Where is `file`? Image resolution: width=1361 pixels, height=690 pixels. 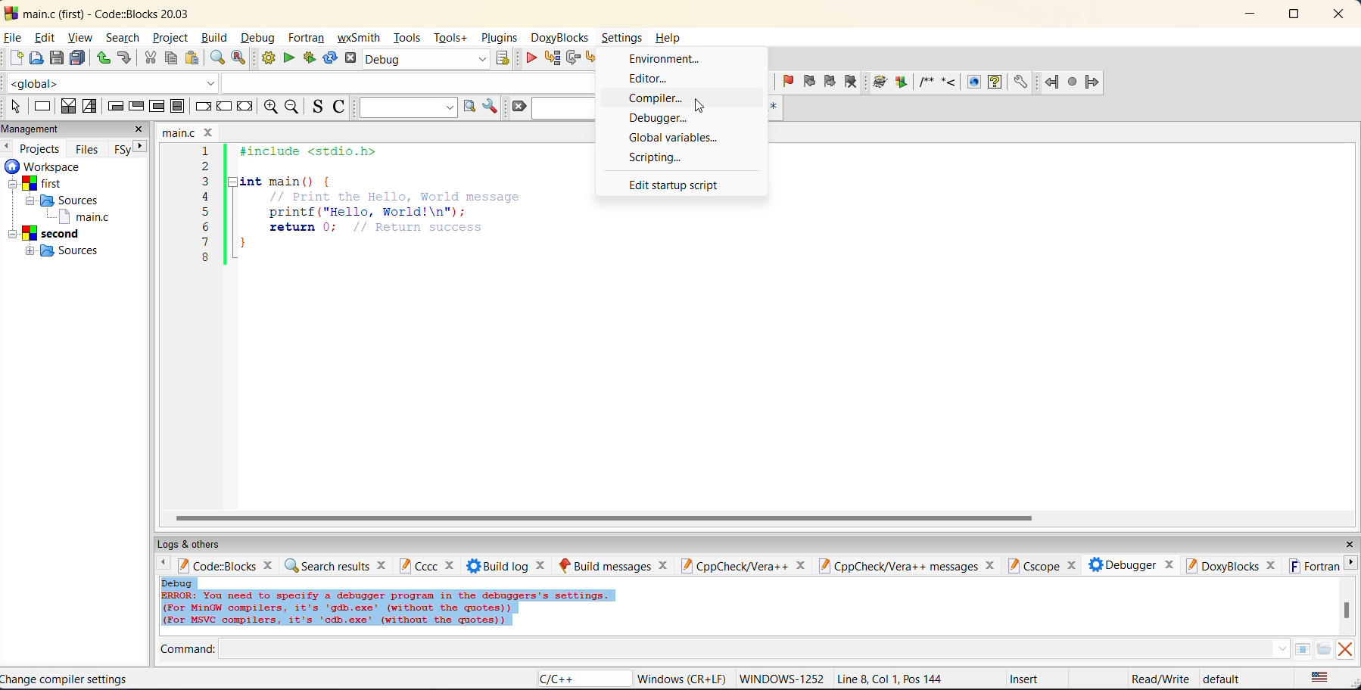 file is located at coordinates (14, 38).